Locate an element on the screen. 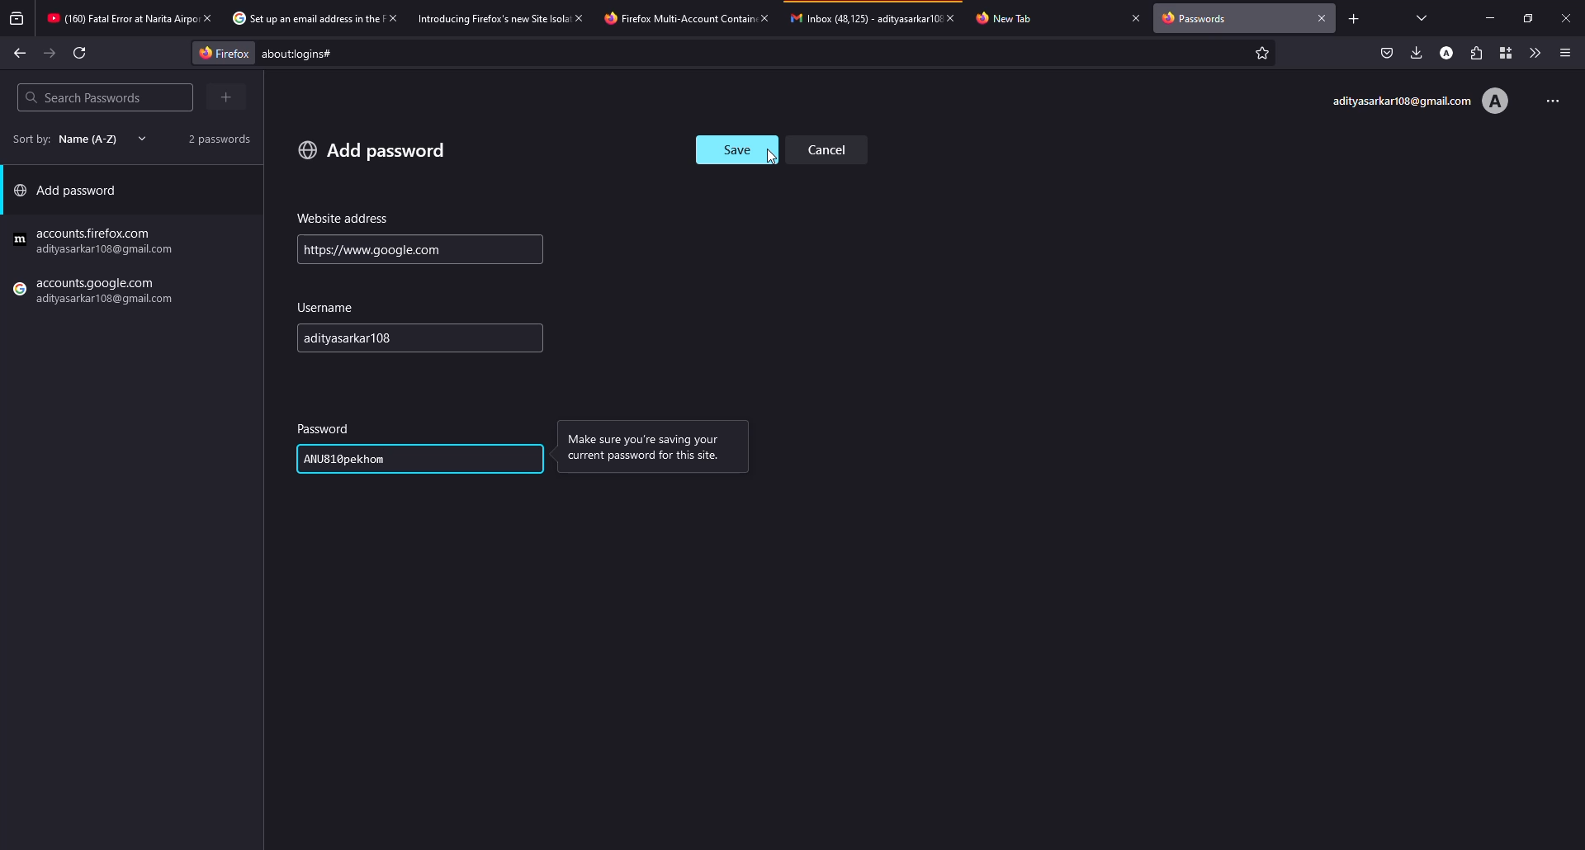 The image size is (1585, 850). account is located at coordinates (1419, 102).